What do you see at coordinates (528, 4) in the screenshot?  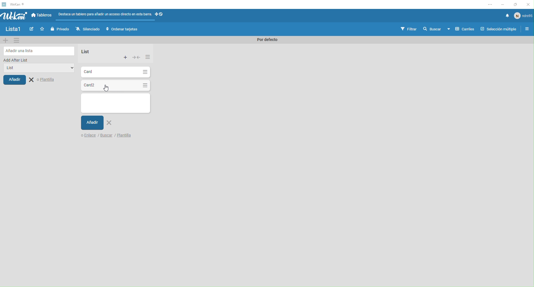 I see `close` at bounding box center [528, 4].